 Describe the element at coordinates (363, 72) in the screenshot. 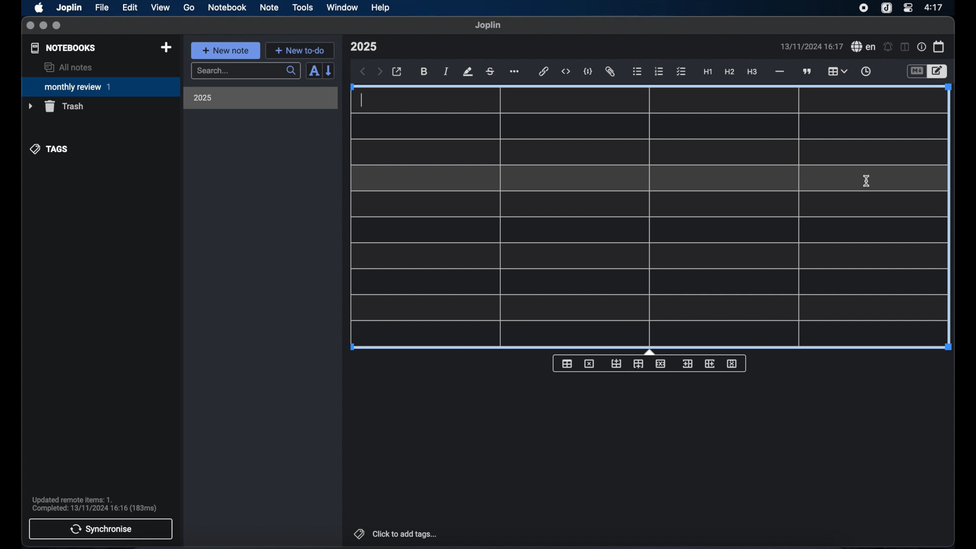

I see `back` at that location.